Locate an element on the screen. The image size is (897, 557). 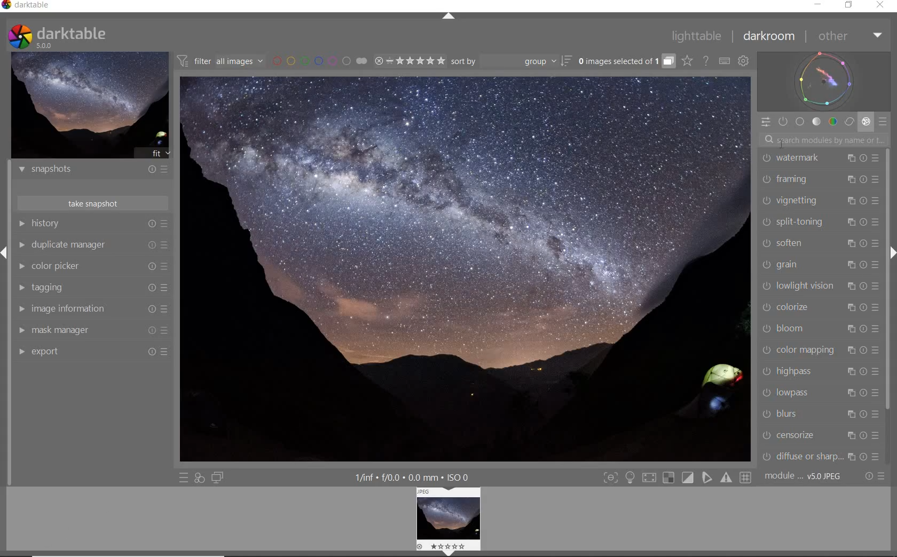
Sort by dropdown: group is located at coordinates (503, 64).